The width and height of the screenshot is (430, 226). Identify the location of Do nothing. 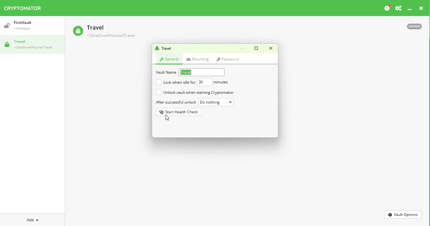
(216, 102).